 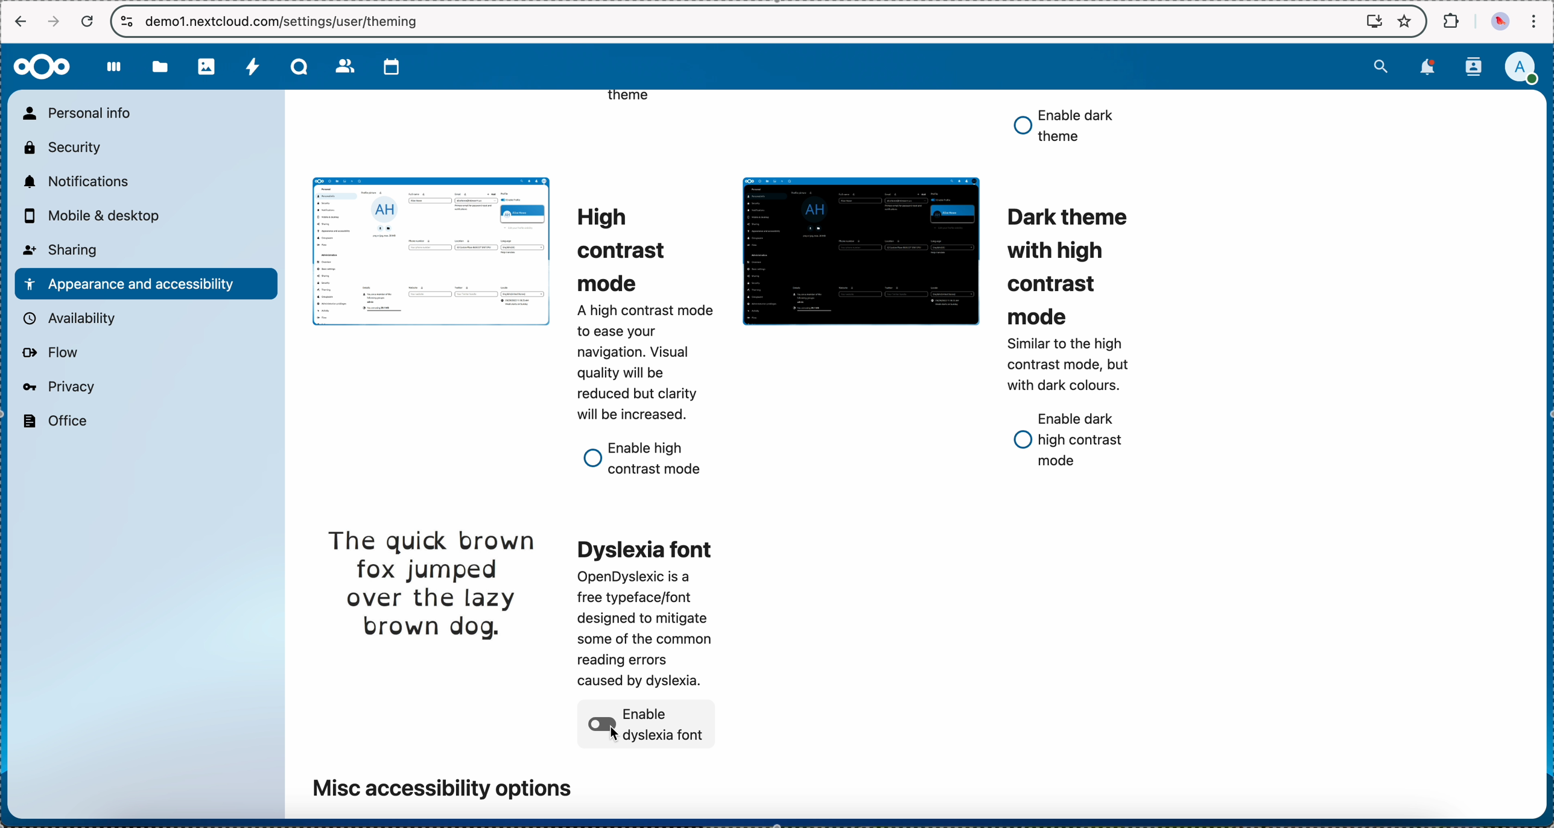 What do you see at coordinates (297, 67) in the screenshot?
I see `Talk` at bounding box center [297, 67].